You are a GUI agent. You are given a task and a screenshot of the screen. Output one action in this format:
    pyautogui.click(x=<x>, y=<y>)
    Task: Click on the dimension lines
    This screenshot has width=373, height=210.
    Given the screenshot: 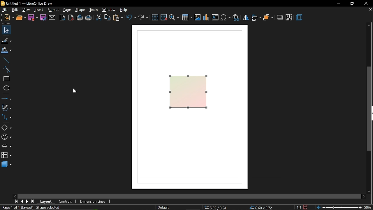 What is the action you would take?
    pyautogui.click(x=93, y=201)
    